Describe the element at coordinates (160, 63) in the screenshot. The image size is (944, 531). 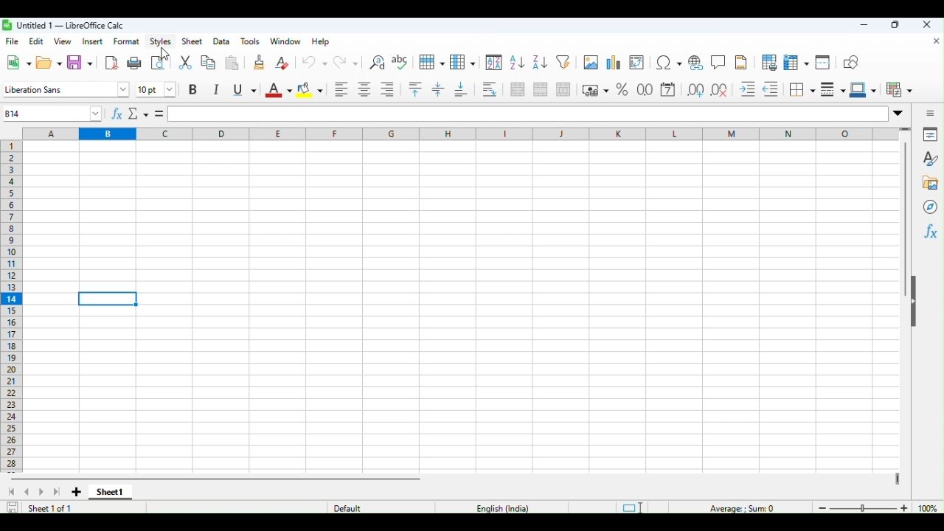
I see `find` at that location.